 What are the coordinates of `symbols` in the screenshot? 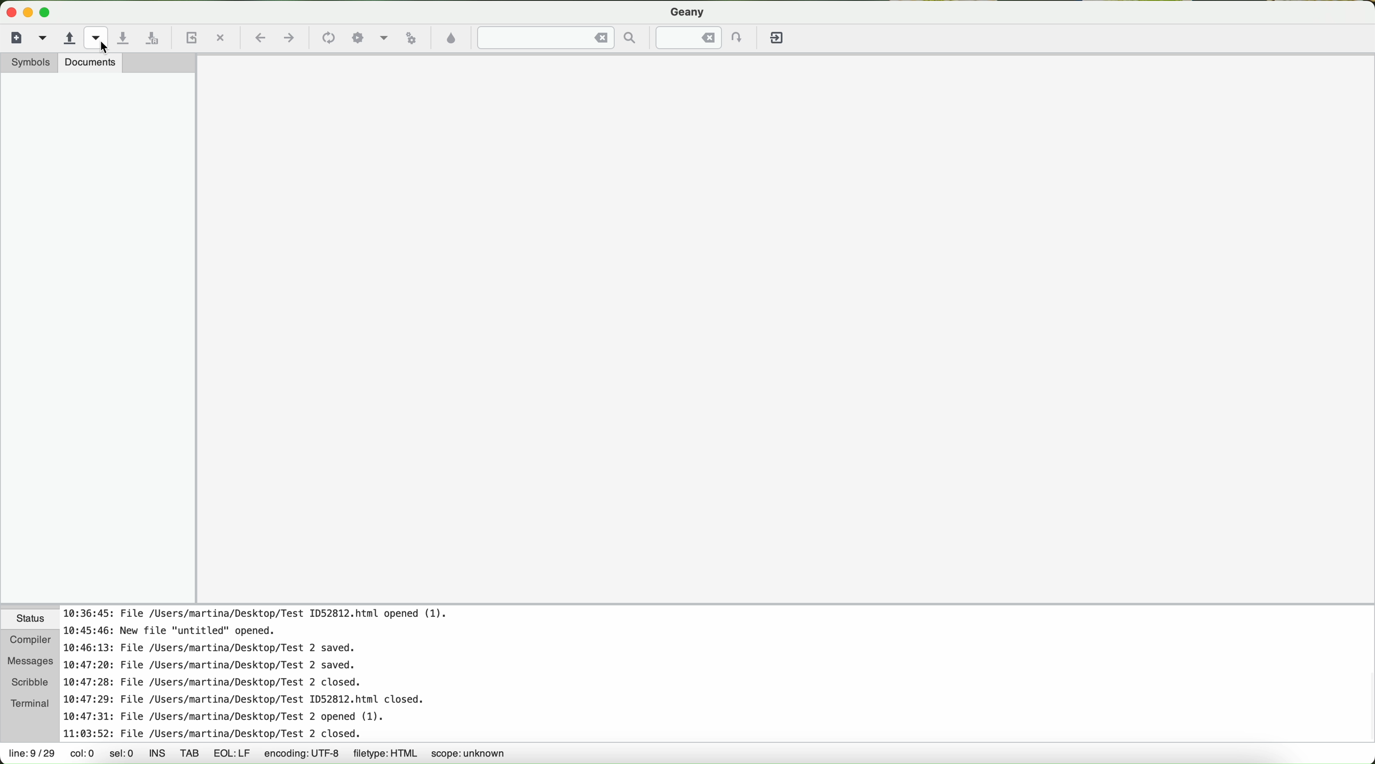 It's located at (28, 62).